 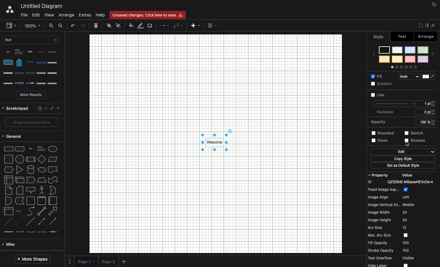 I want to click on Fullscreen, so click(x=420, y=25).